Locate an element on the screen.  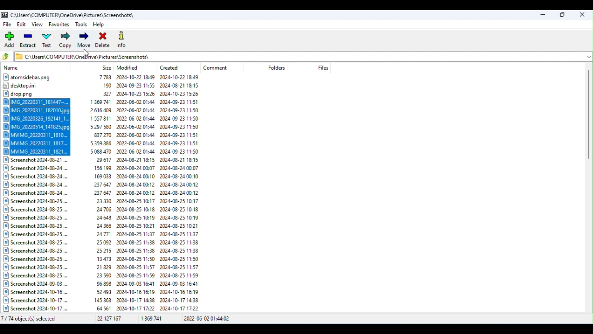
Minimize is located at coordinates (544, 14).